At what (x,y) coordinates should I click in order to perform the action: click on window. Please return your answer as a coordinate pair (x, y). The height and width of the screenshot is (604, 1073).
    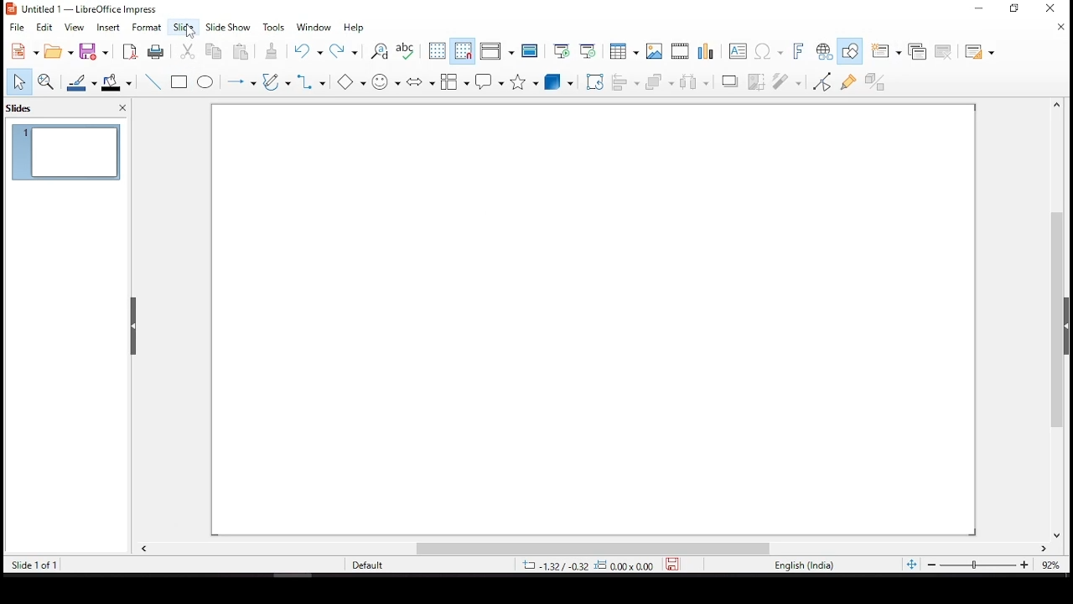
    Looking at the image, I should click on (311, 27).